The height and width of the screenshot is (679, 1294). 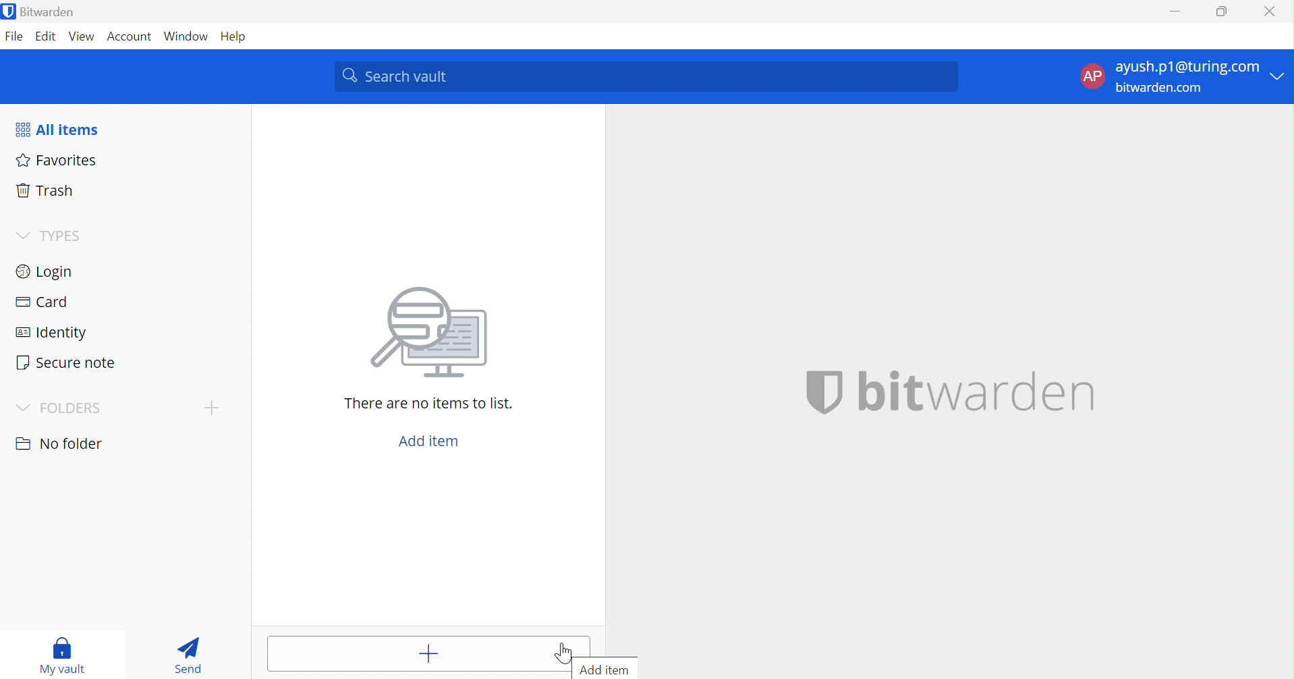 I want to click on Restore Down, so click(x=1222, y=9).